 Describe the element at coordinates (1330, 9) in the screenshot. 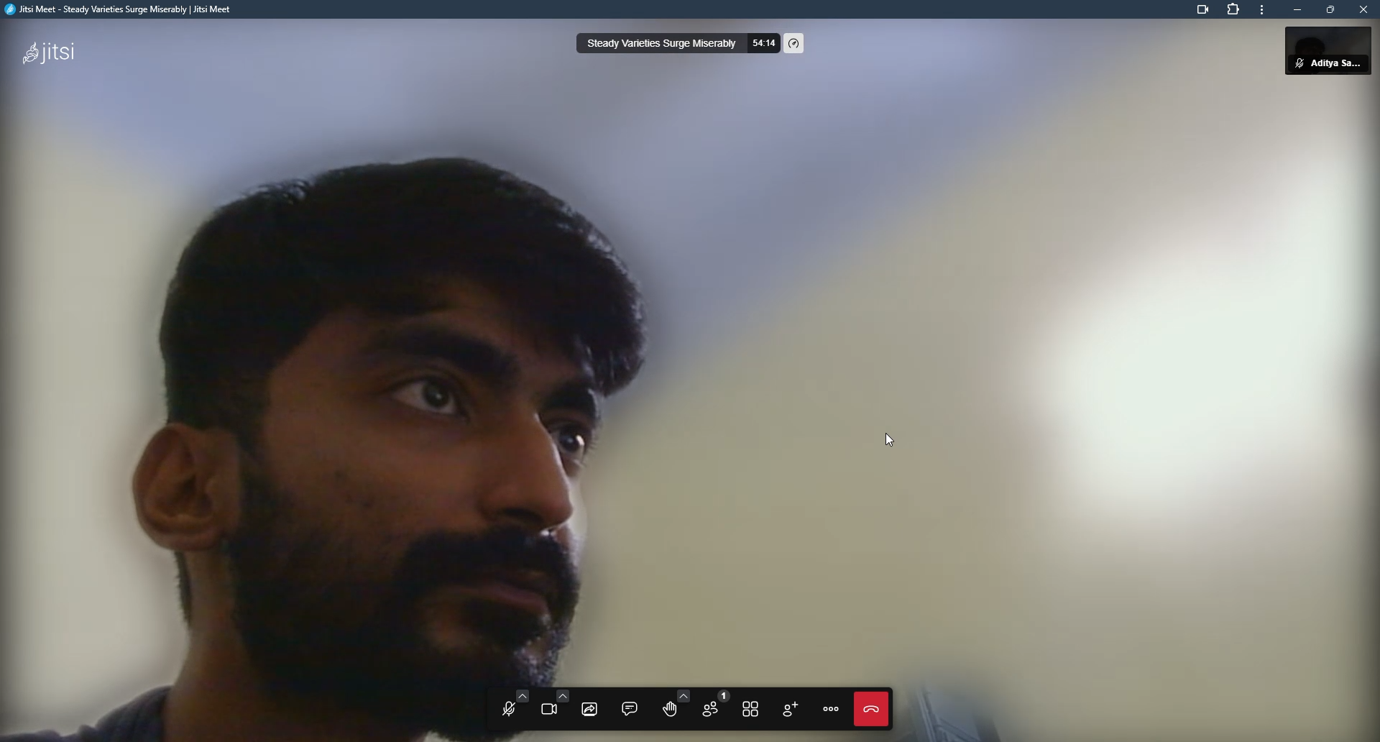

I see `maximize` at that location.